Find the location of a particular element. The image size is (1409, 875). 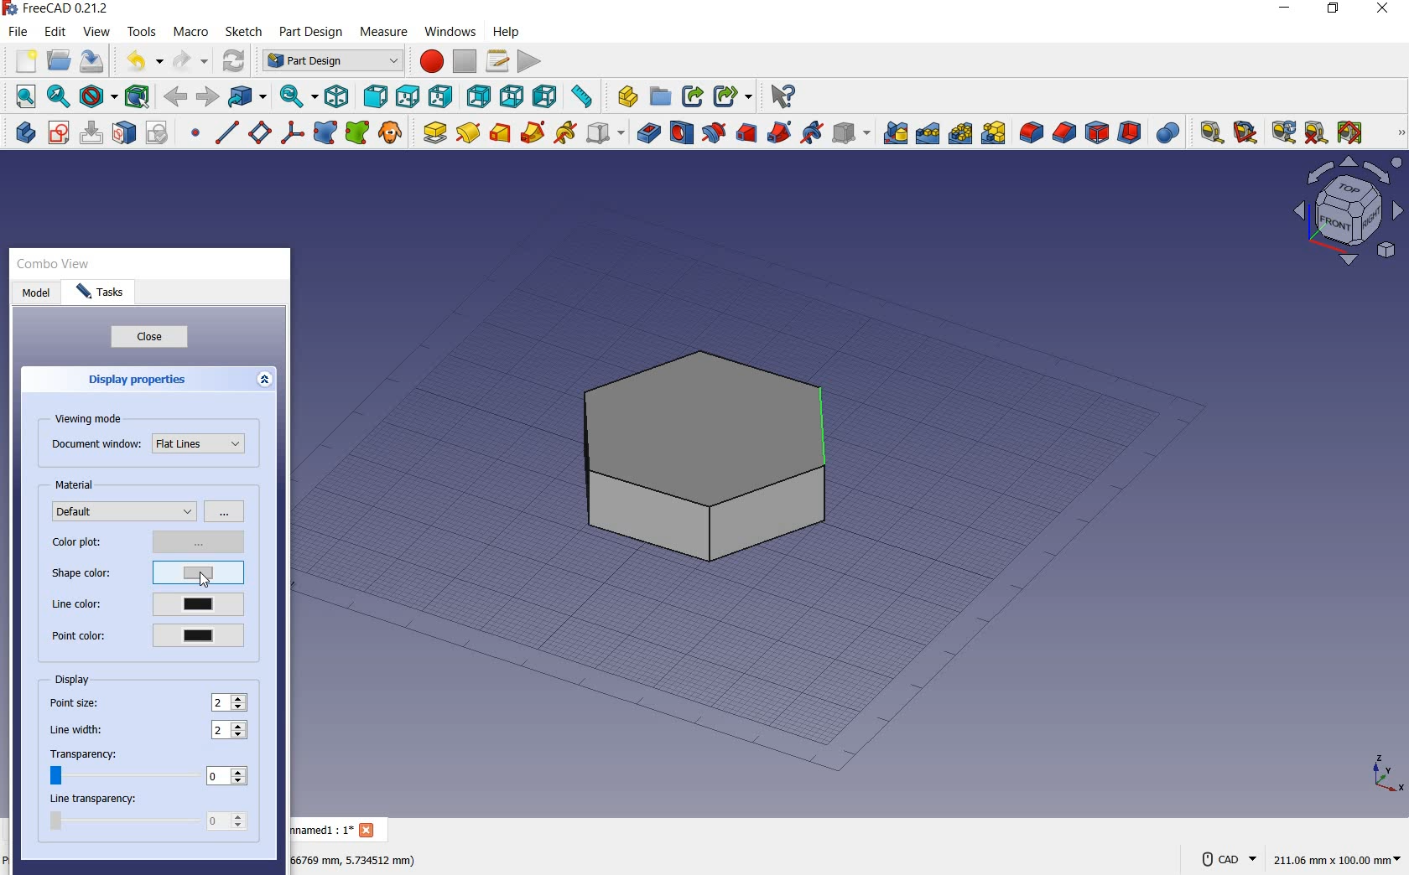

go to linked object is located at coordinates (249, 97).